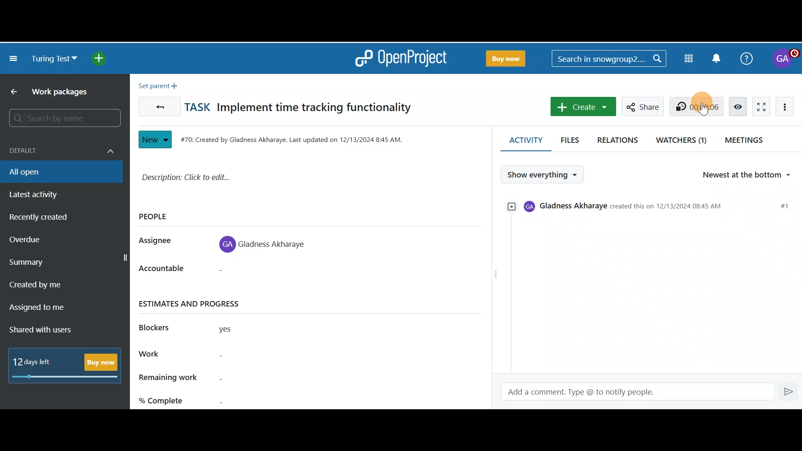  Describe the element at coordinates (200, 107) in the screenshot. I see `TASK` at that location.